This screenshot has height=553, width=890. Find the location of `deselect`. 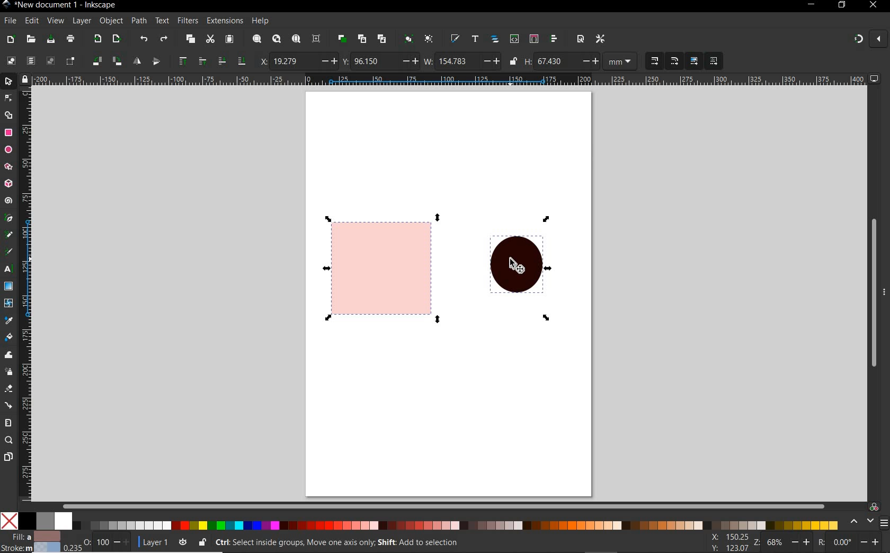

deselect is located at coordinates (50, 62).